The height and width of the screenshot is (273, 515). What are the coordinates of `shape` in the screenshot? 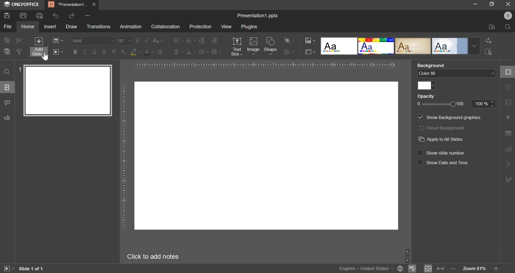 It's located at (271, 45).